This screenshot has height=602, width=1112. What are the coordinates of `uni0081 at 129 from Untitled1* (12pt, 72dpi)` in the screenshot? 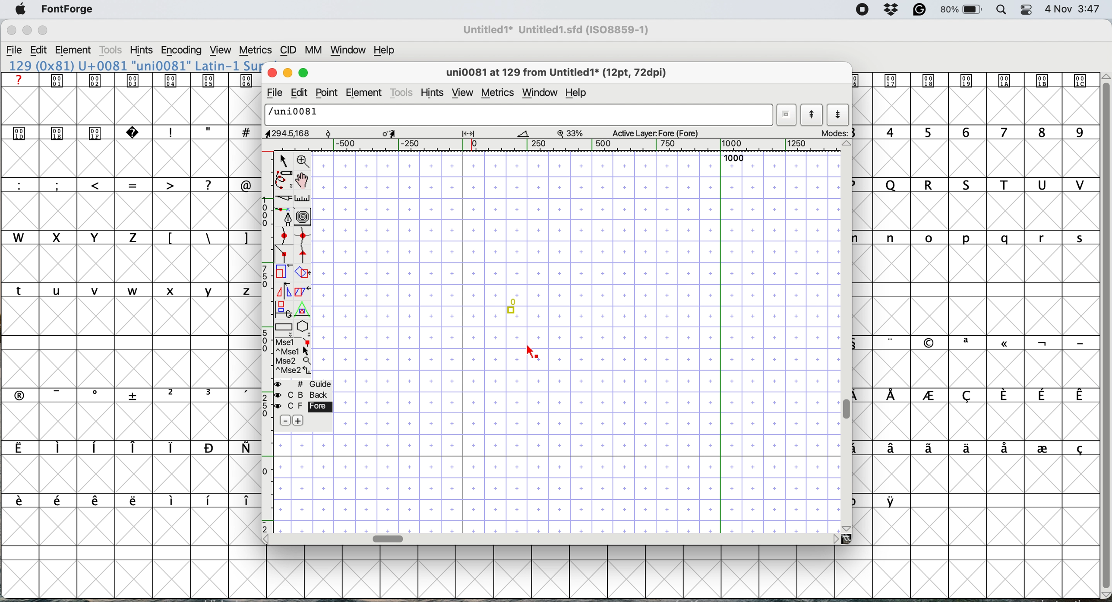 It's located at (559, 72).